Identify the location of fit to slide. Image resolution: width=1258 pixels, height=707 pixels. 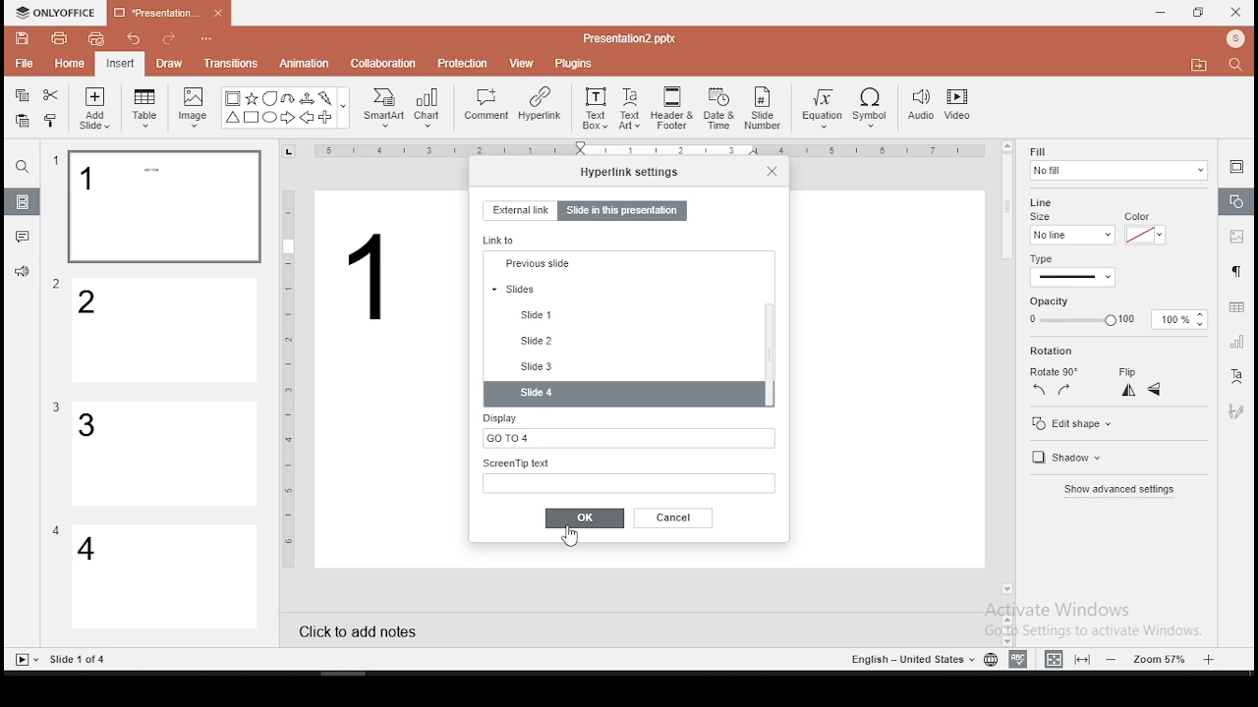
(1085, 658).